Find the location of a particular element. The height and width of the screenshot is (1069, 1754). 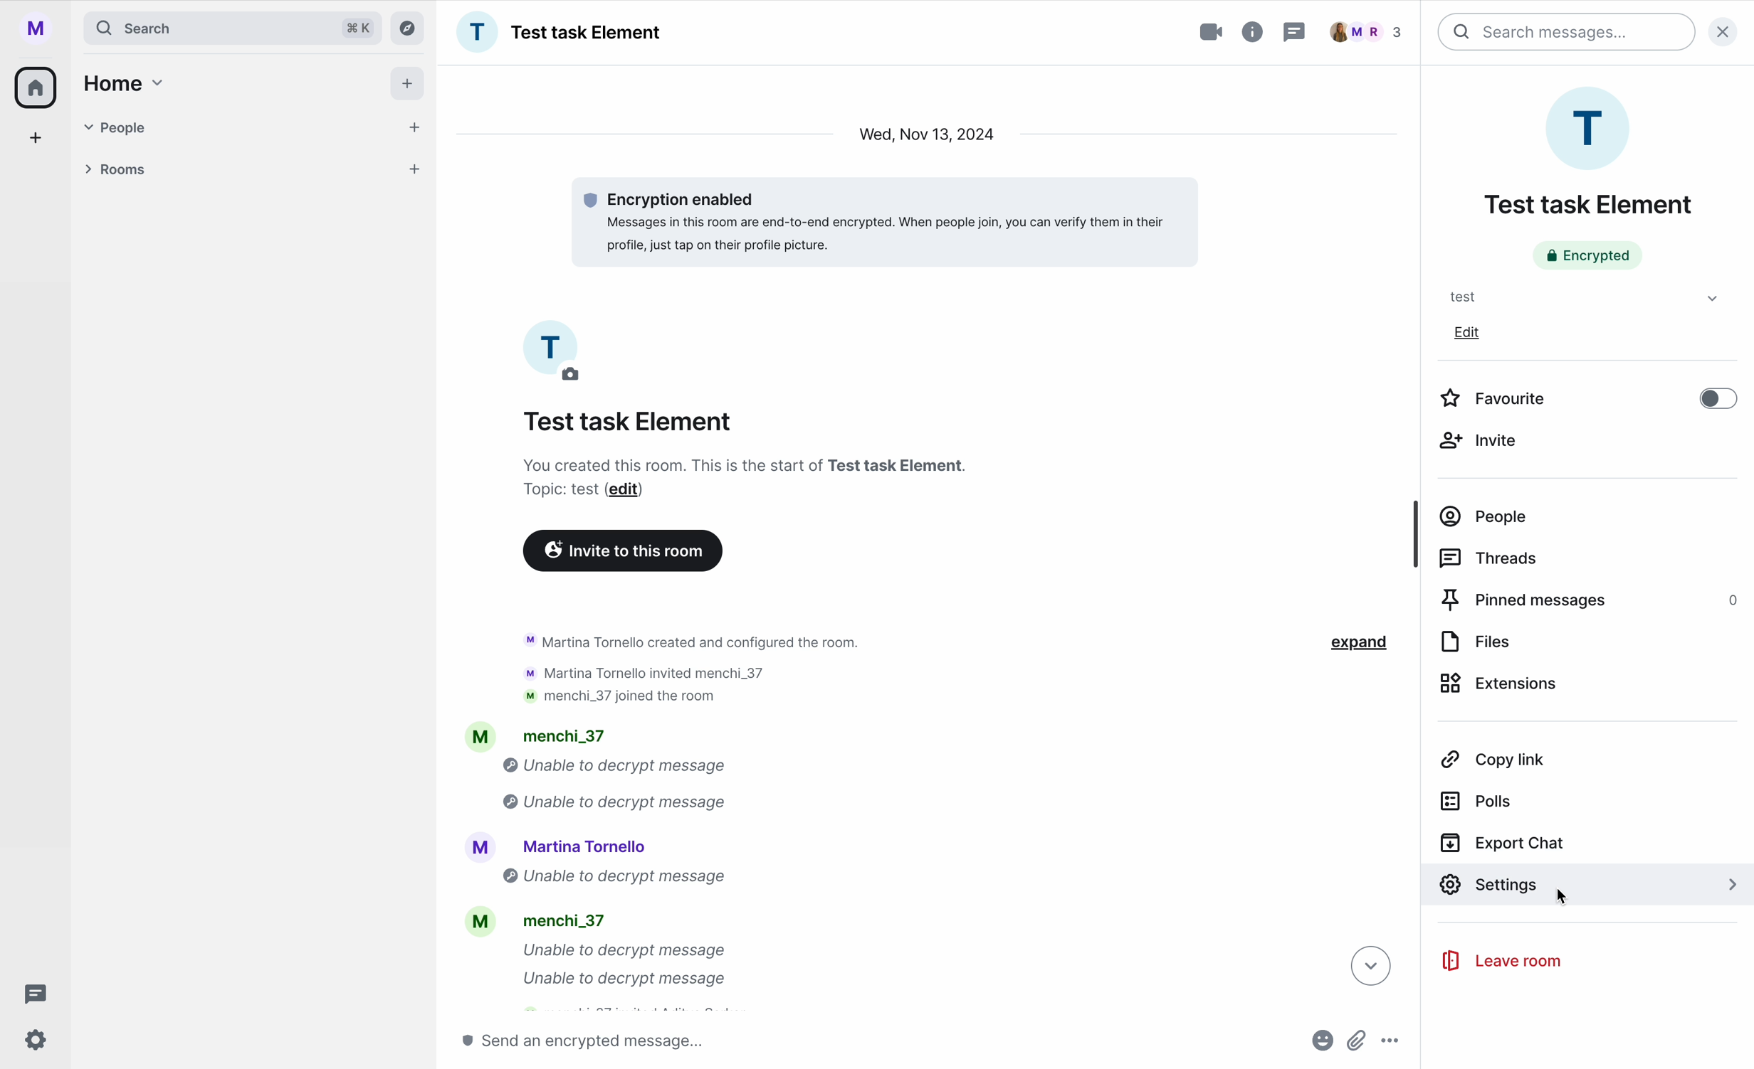

leave room is located at coordinates (1500, 962).